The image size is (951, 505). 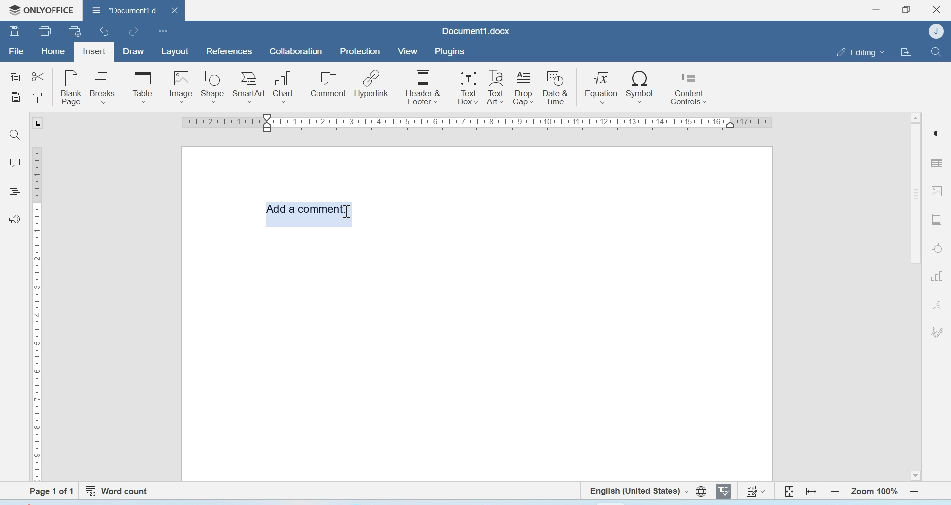 I want to click on Redo, so click(x=133, y=31).